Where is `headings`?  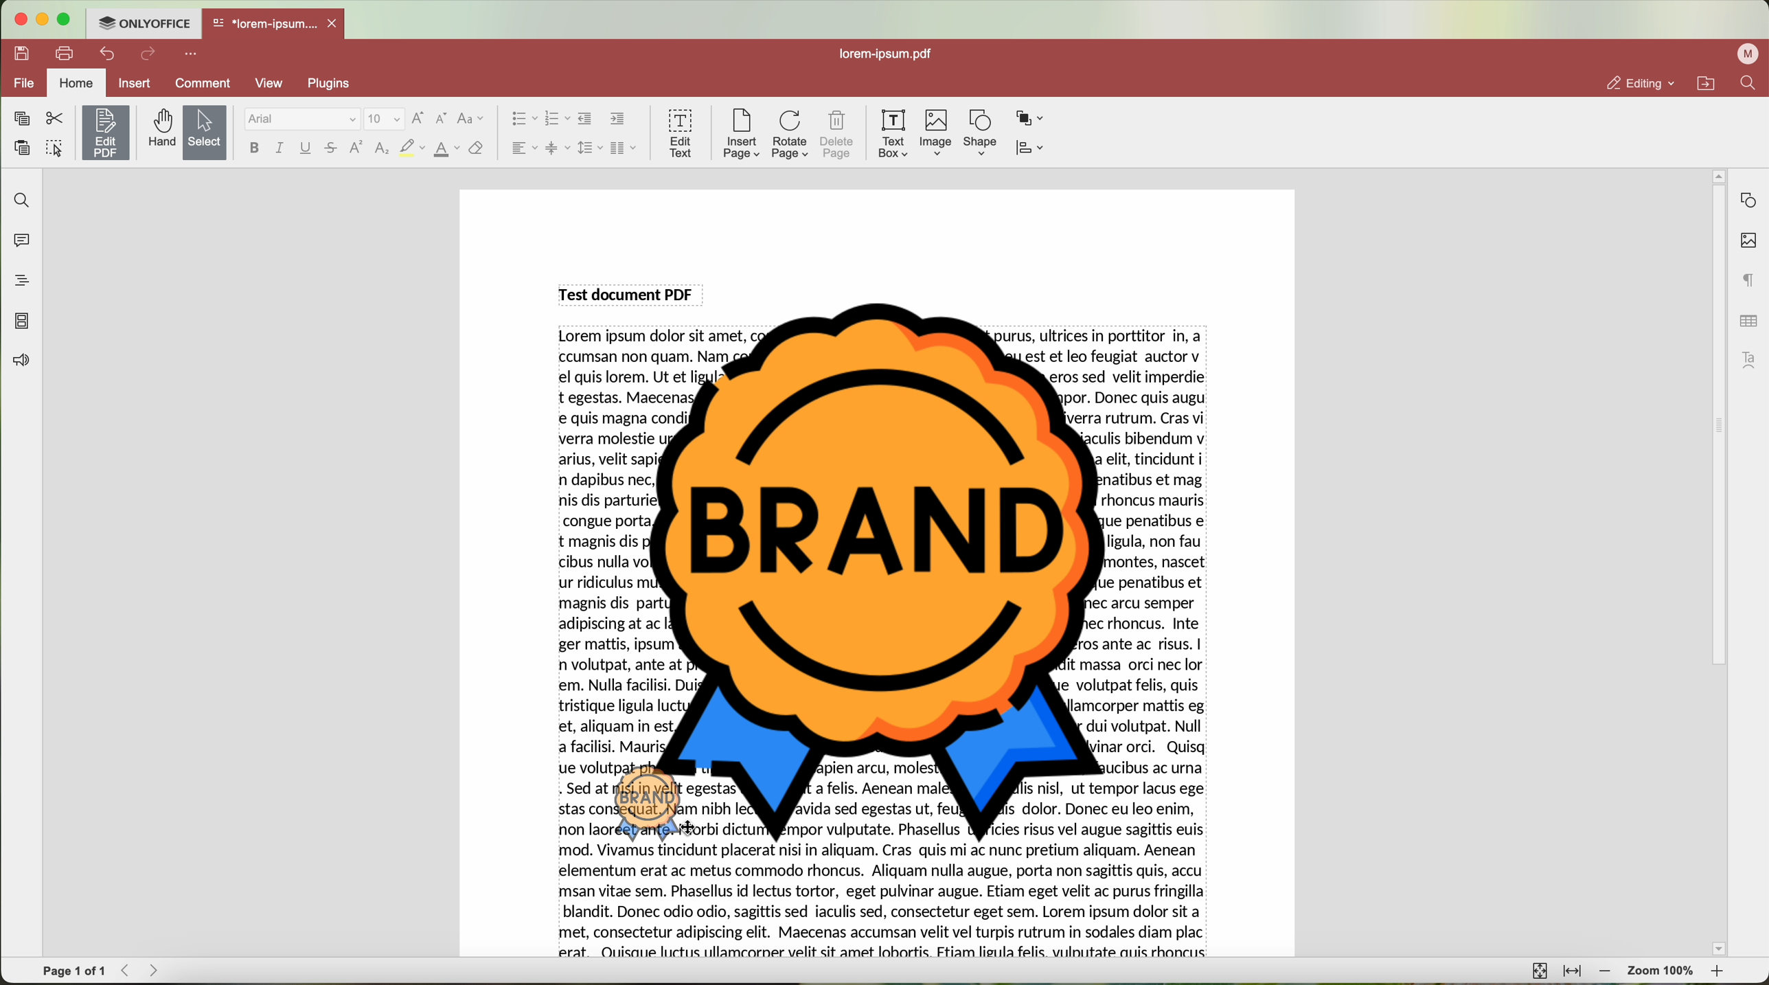
headings is located at coordinates (16, 280).